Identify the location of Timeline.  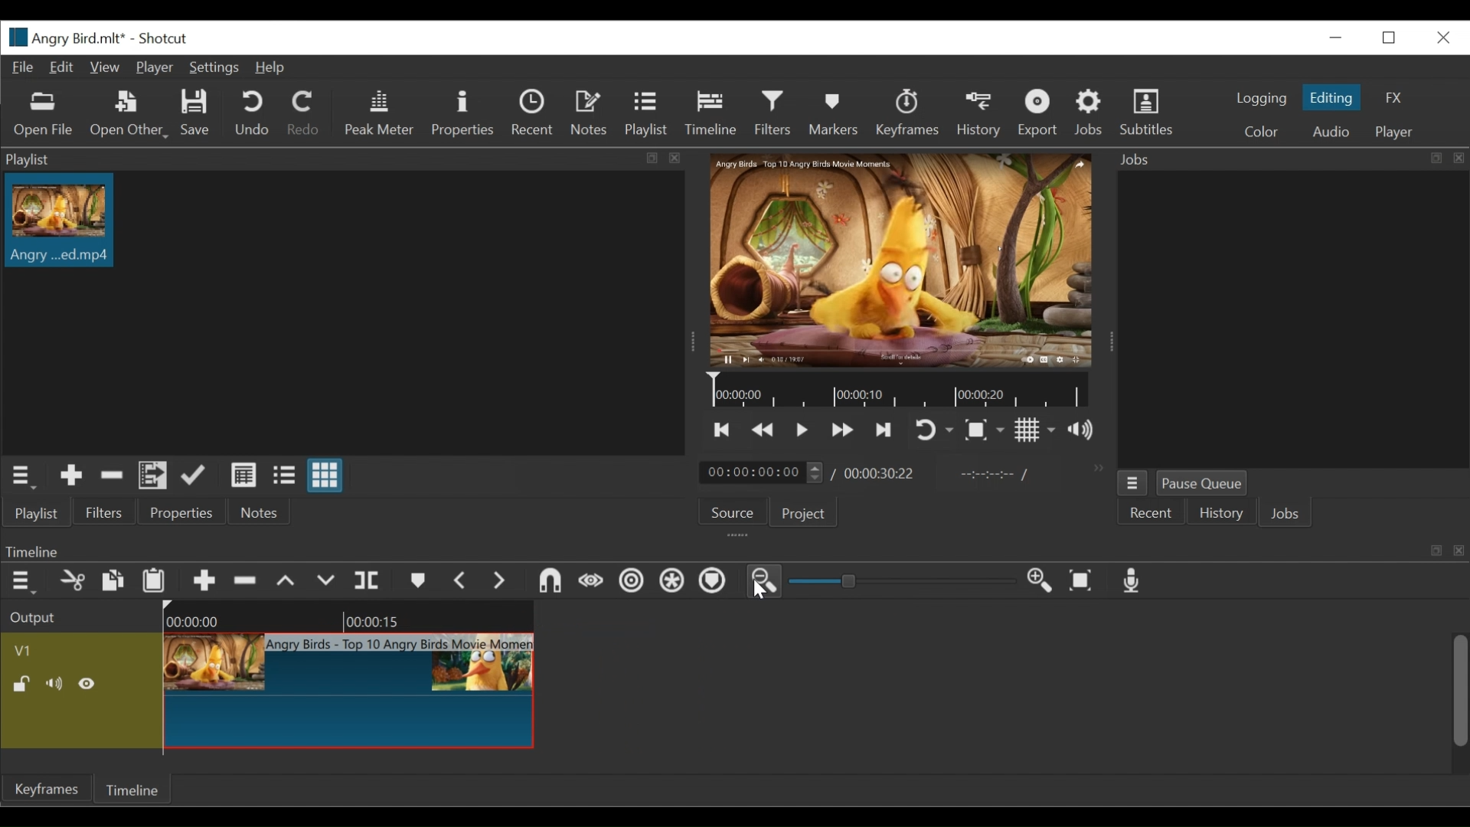
(710, 113).